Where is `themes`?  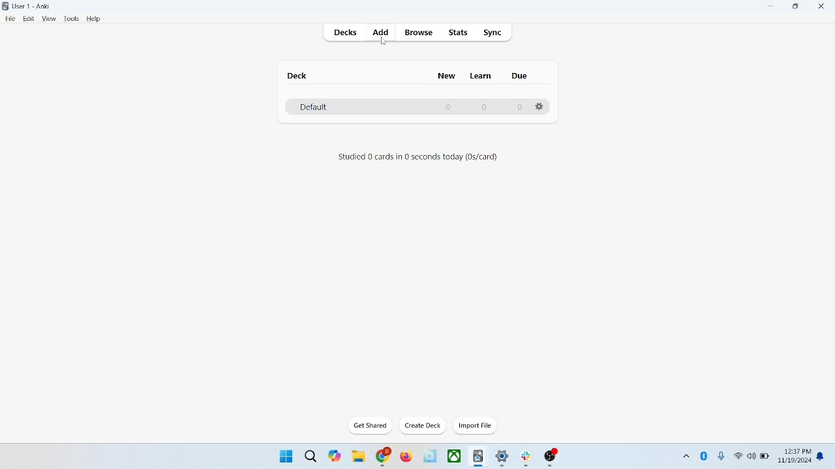 themes is located at coordinates (335, 456).